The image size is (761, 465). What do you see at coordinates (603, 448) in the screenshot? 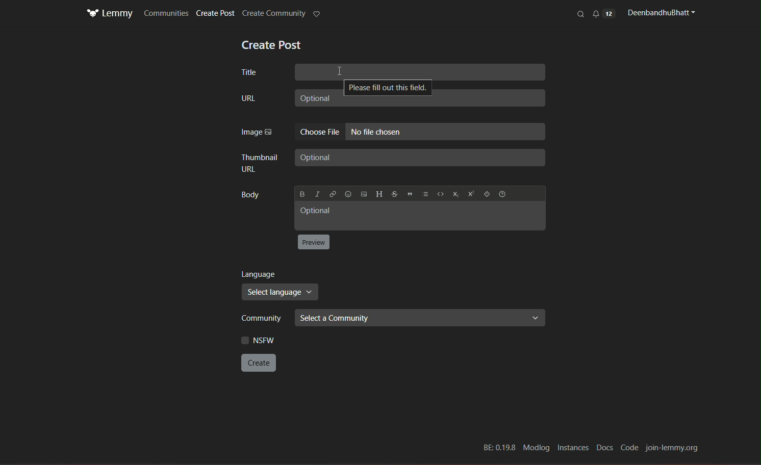
I see `Docs` at bounding box center [603, 448].